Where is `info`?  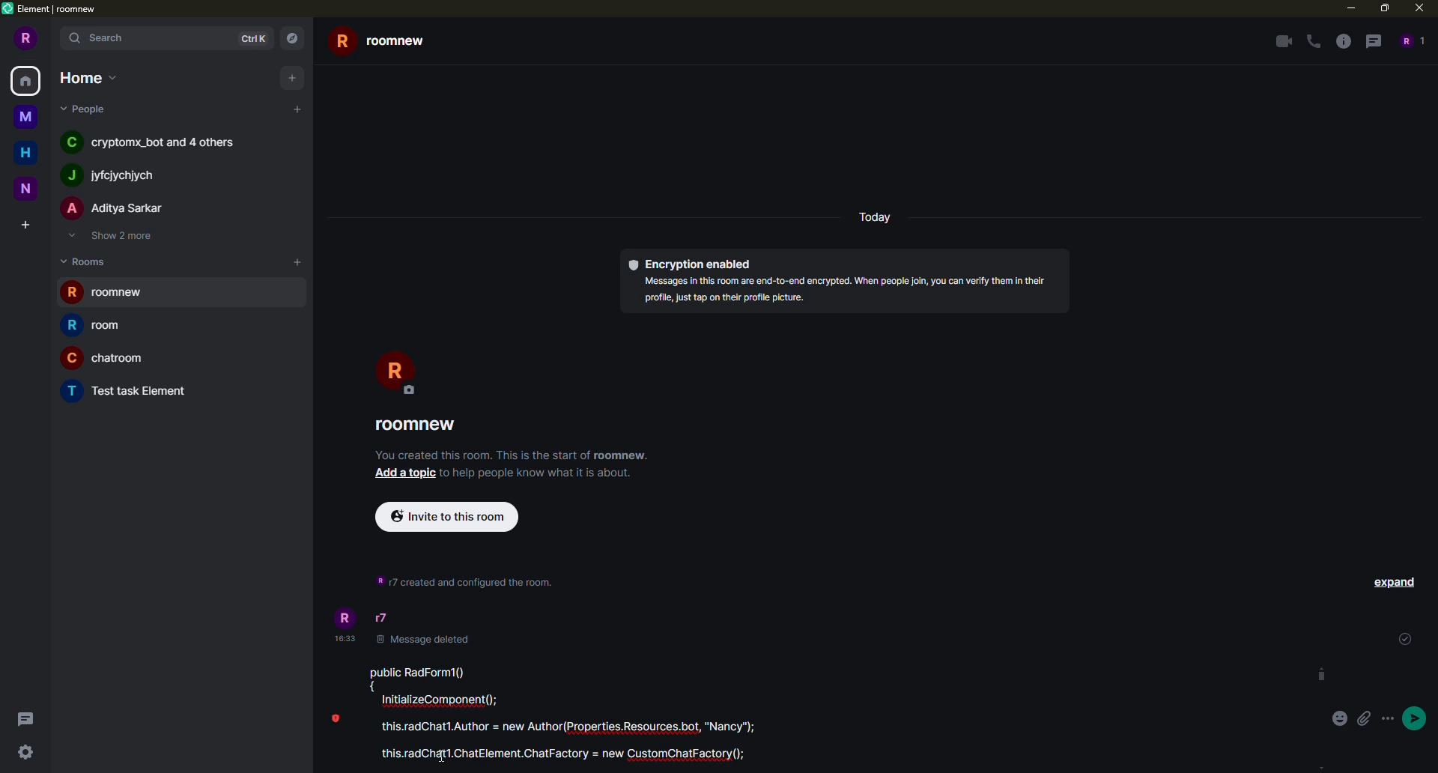 info is located at coordinates (1342, 41).